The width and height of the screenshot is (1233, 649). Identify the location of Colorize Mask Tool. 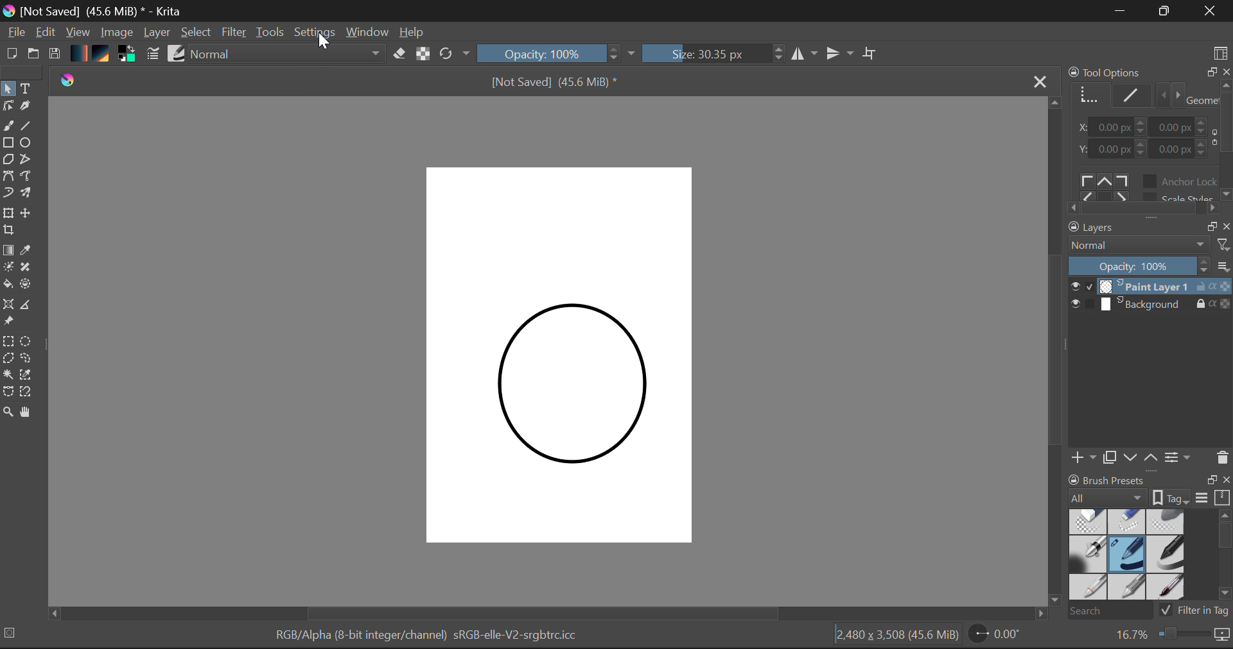
(8, 267).